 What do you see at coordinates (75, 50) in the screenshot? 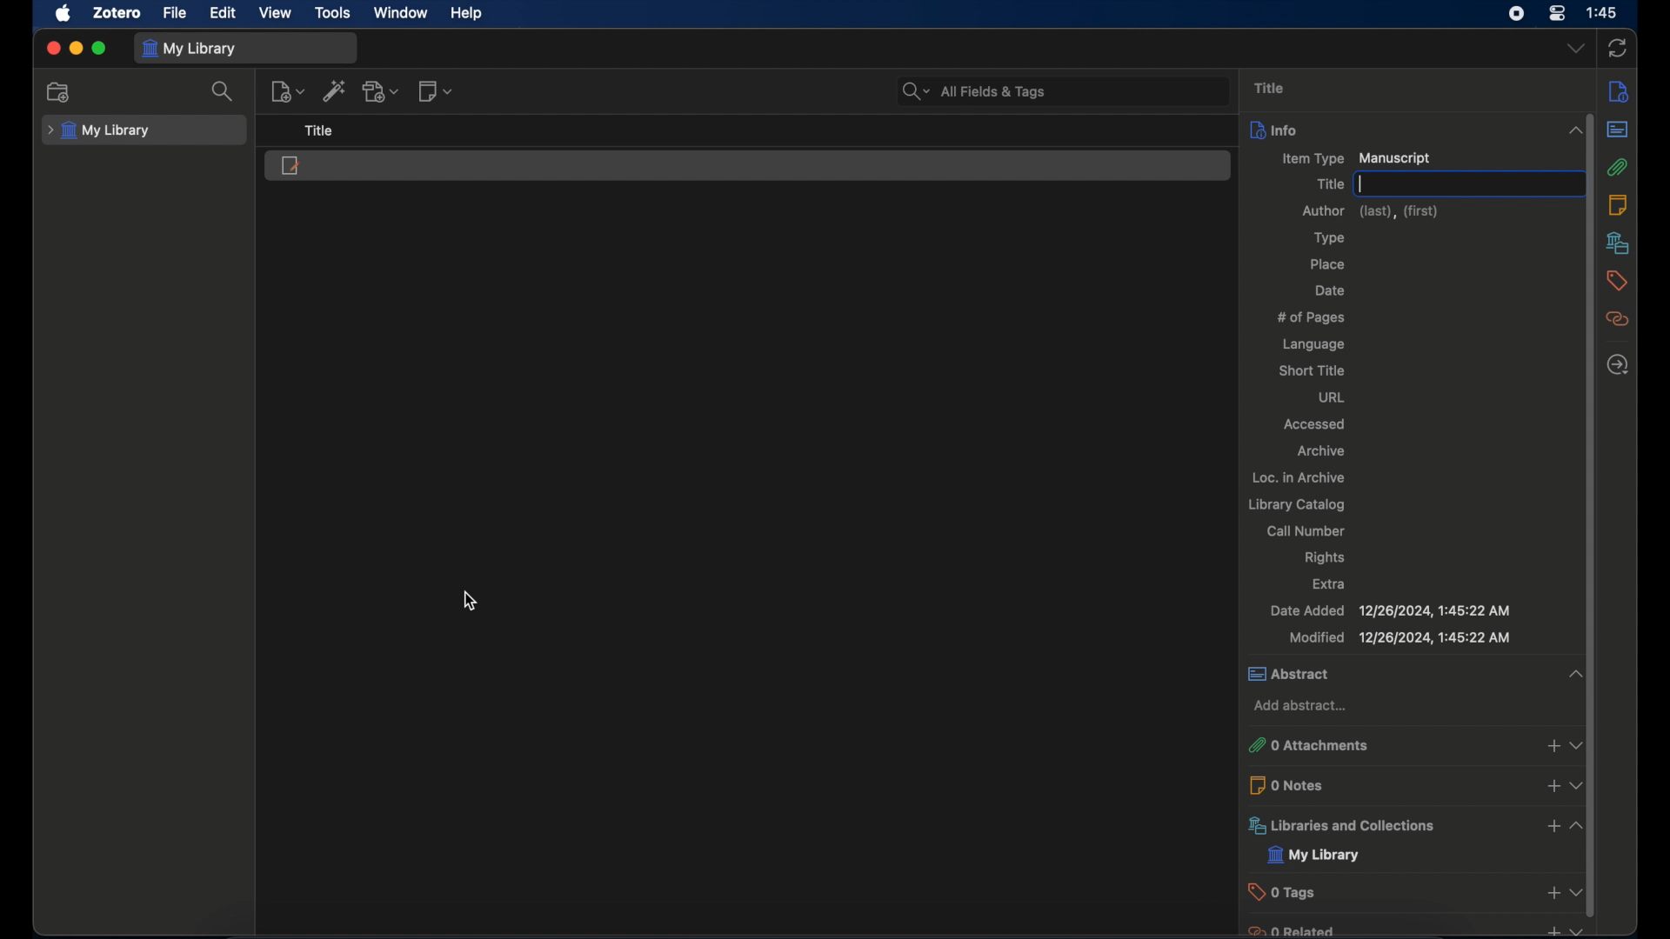
I see `minimize` at bounding box center [75, 50].